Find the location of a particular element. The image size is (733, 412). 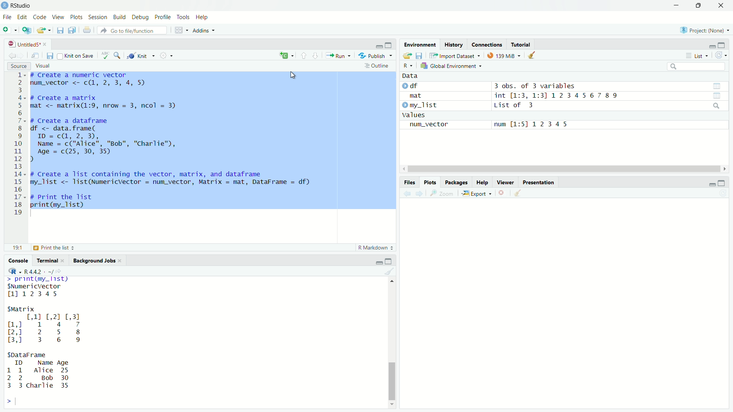

minimise is located at coordinates (711, 46).